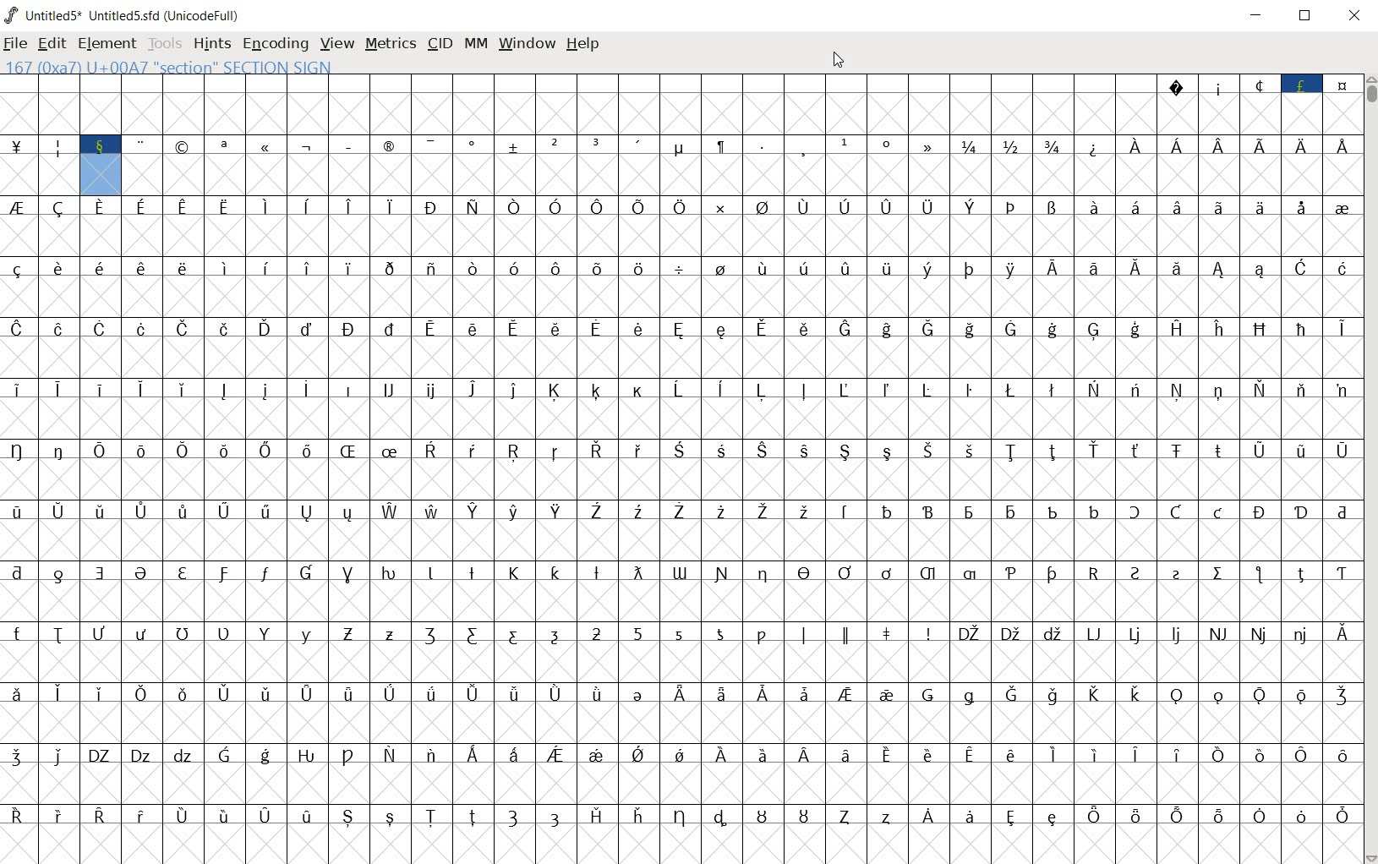  What do you see at coordinates (682, 287) in the screenshot?
I see `division` at bounding box center [682, 287].